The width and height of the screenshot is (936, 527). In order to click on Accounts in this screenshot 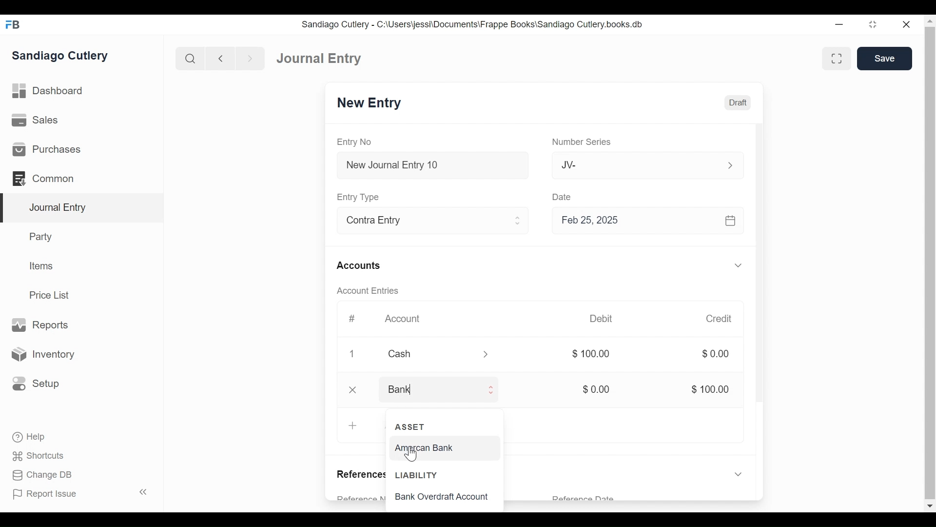, I will do `click(360, 265)`.